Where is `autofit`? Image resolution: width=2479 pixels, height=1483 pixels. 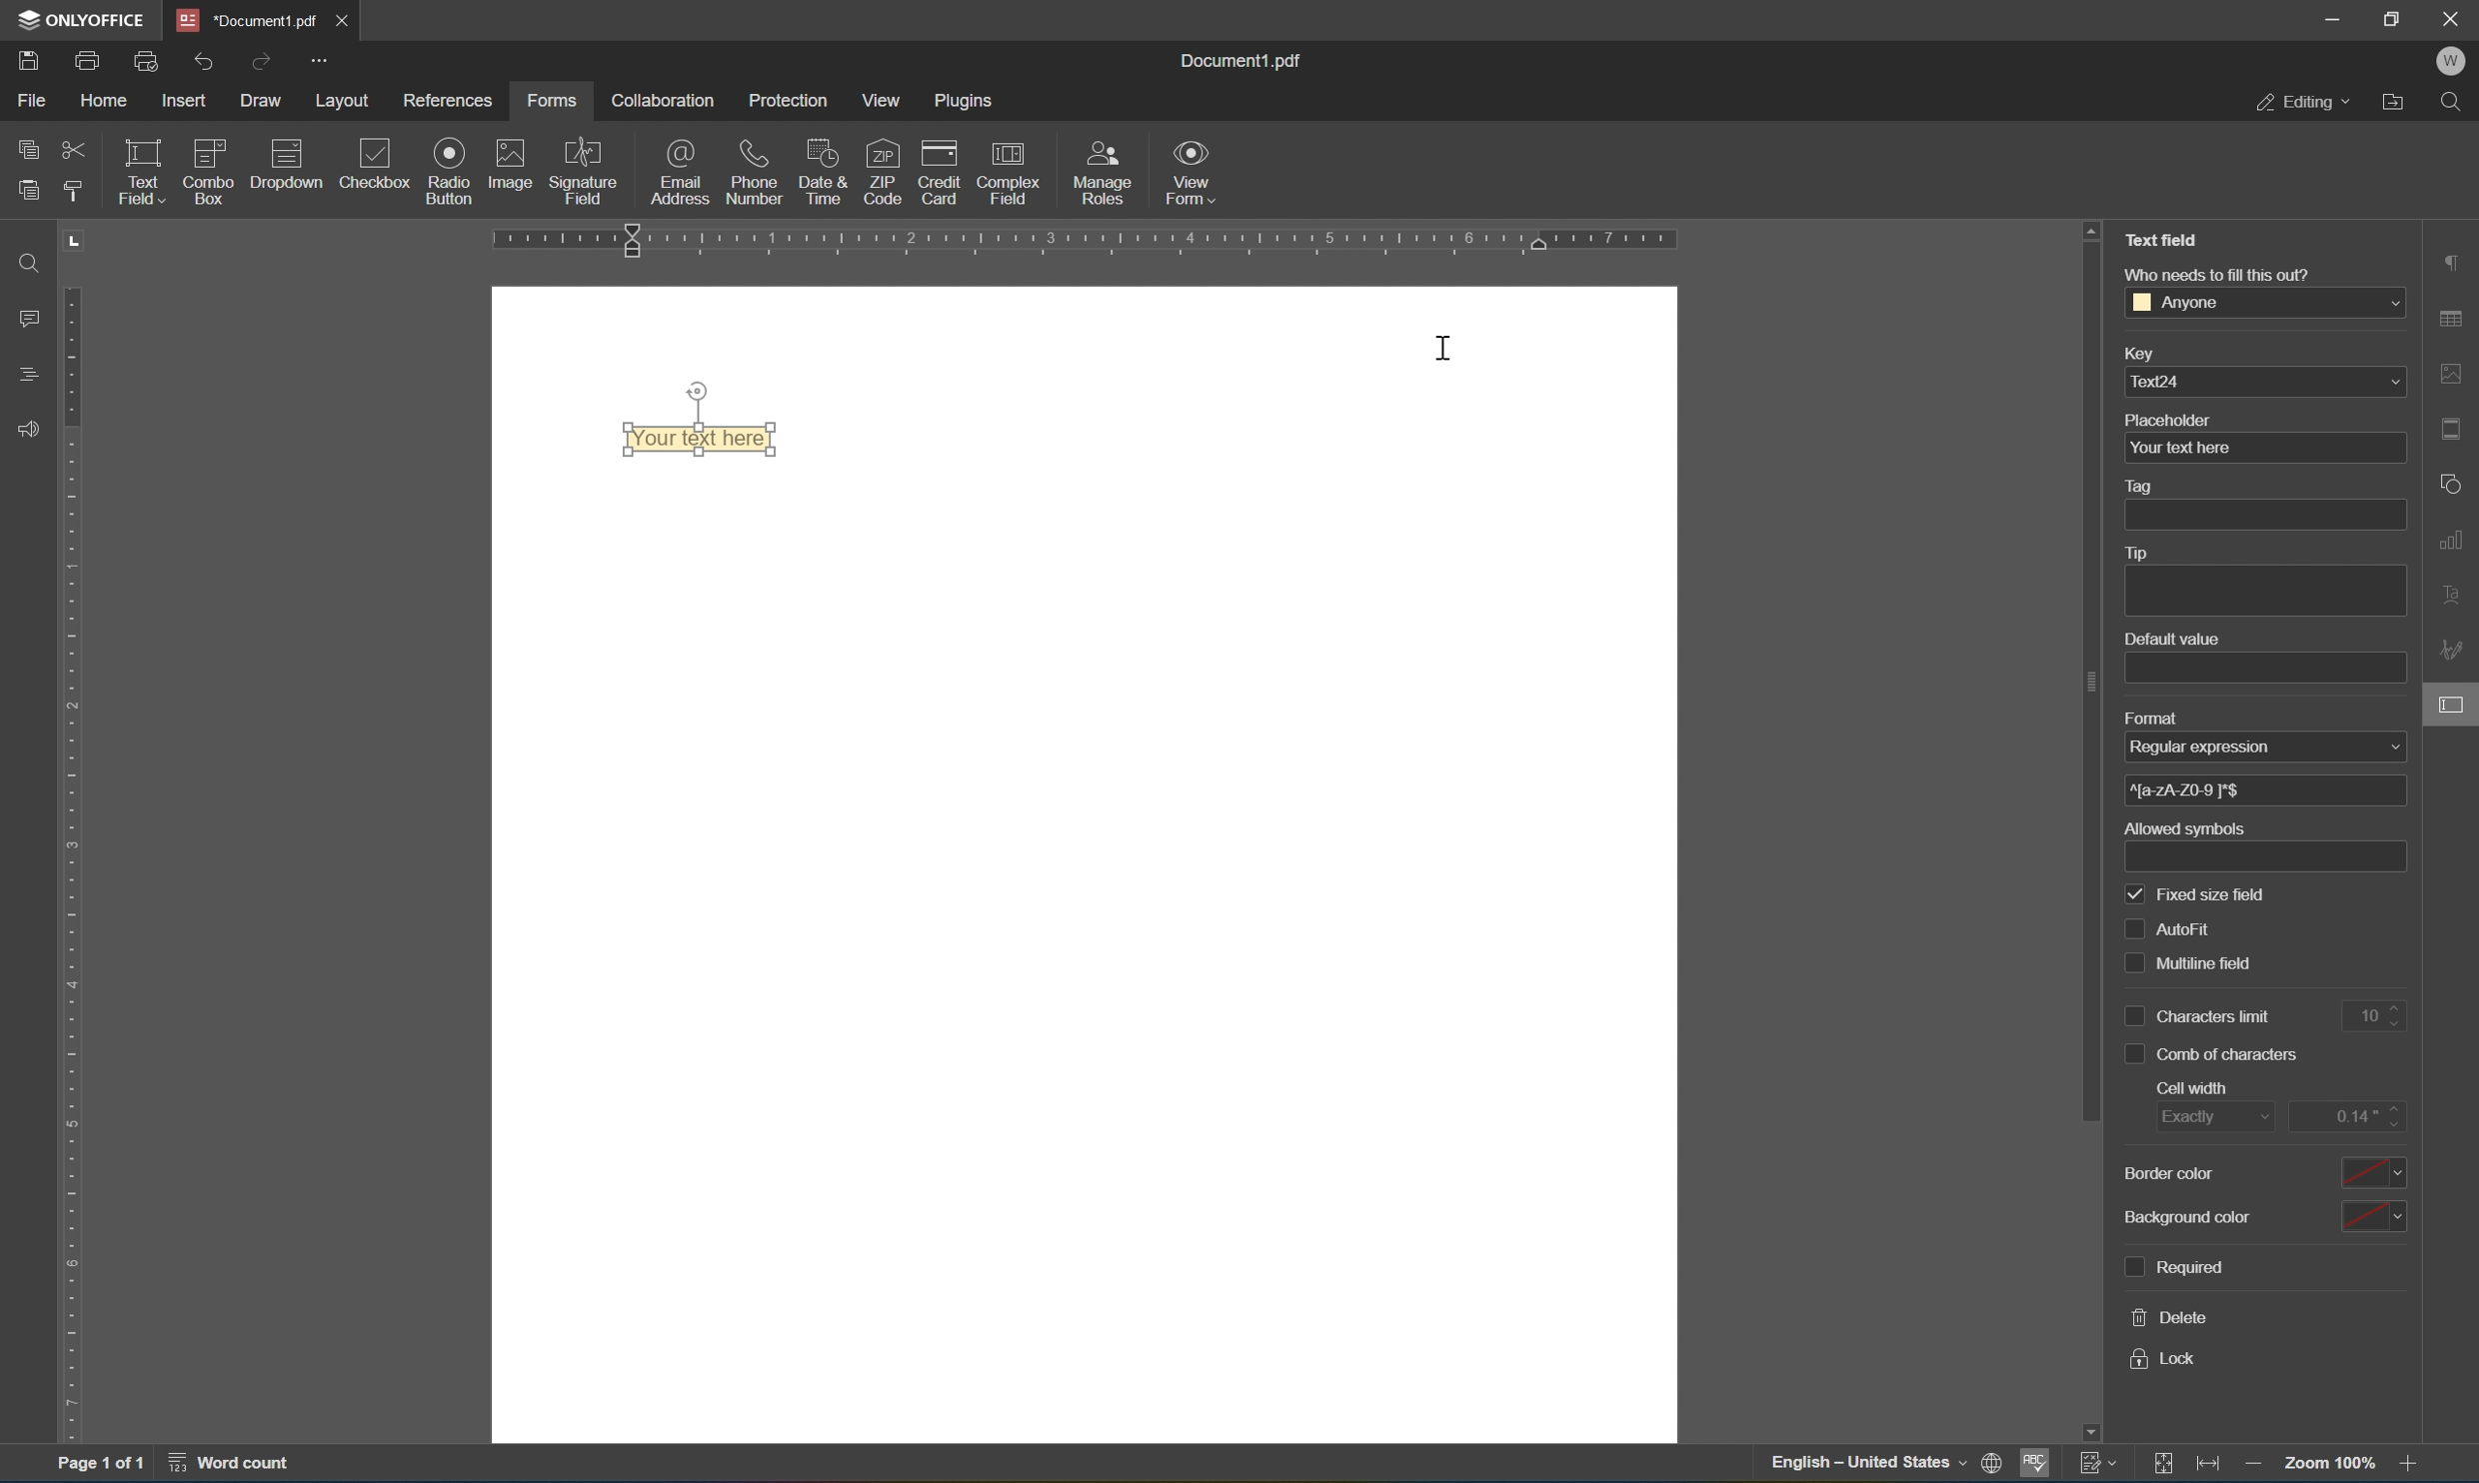 autofit is located at coordinates (2176, 929).